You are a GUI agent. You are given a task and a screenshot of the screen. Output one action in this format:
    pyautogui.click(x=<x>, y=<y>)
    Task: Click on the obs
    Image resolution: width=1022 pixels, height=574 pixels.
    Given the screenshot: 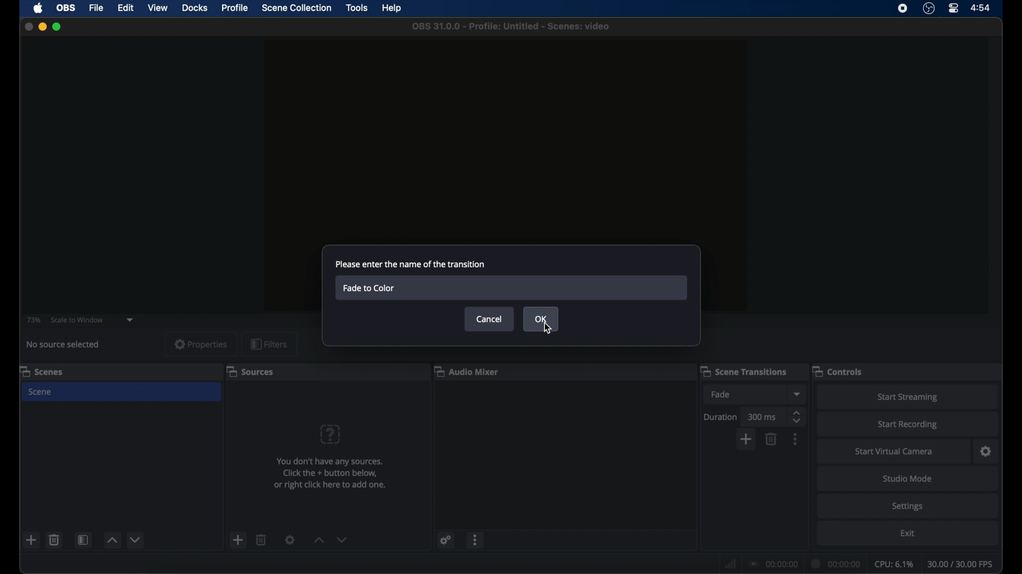 What is the action you would take?
    pyautogui.click(x=65, y=8)
    